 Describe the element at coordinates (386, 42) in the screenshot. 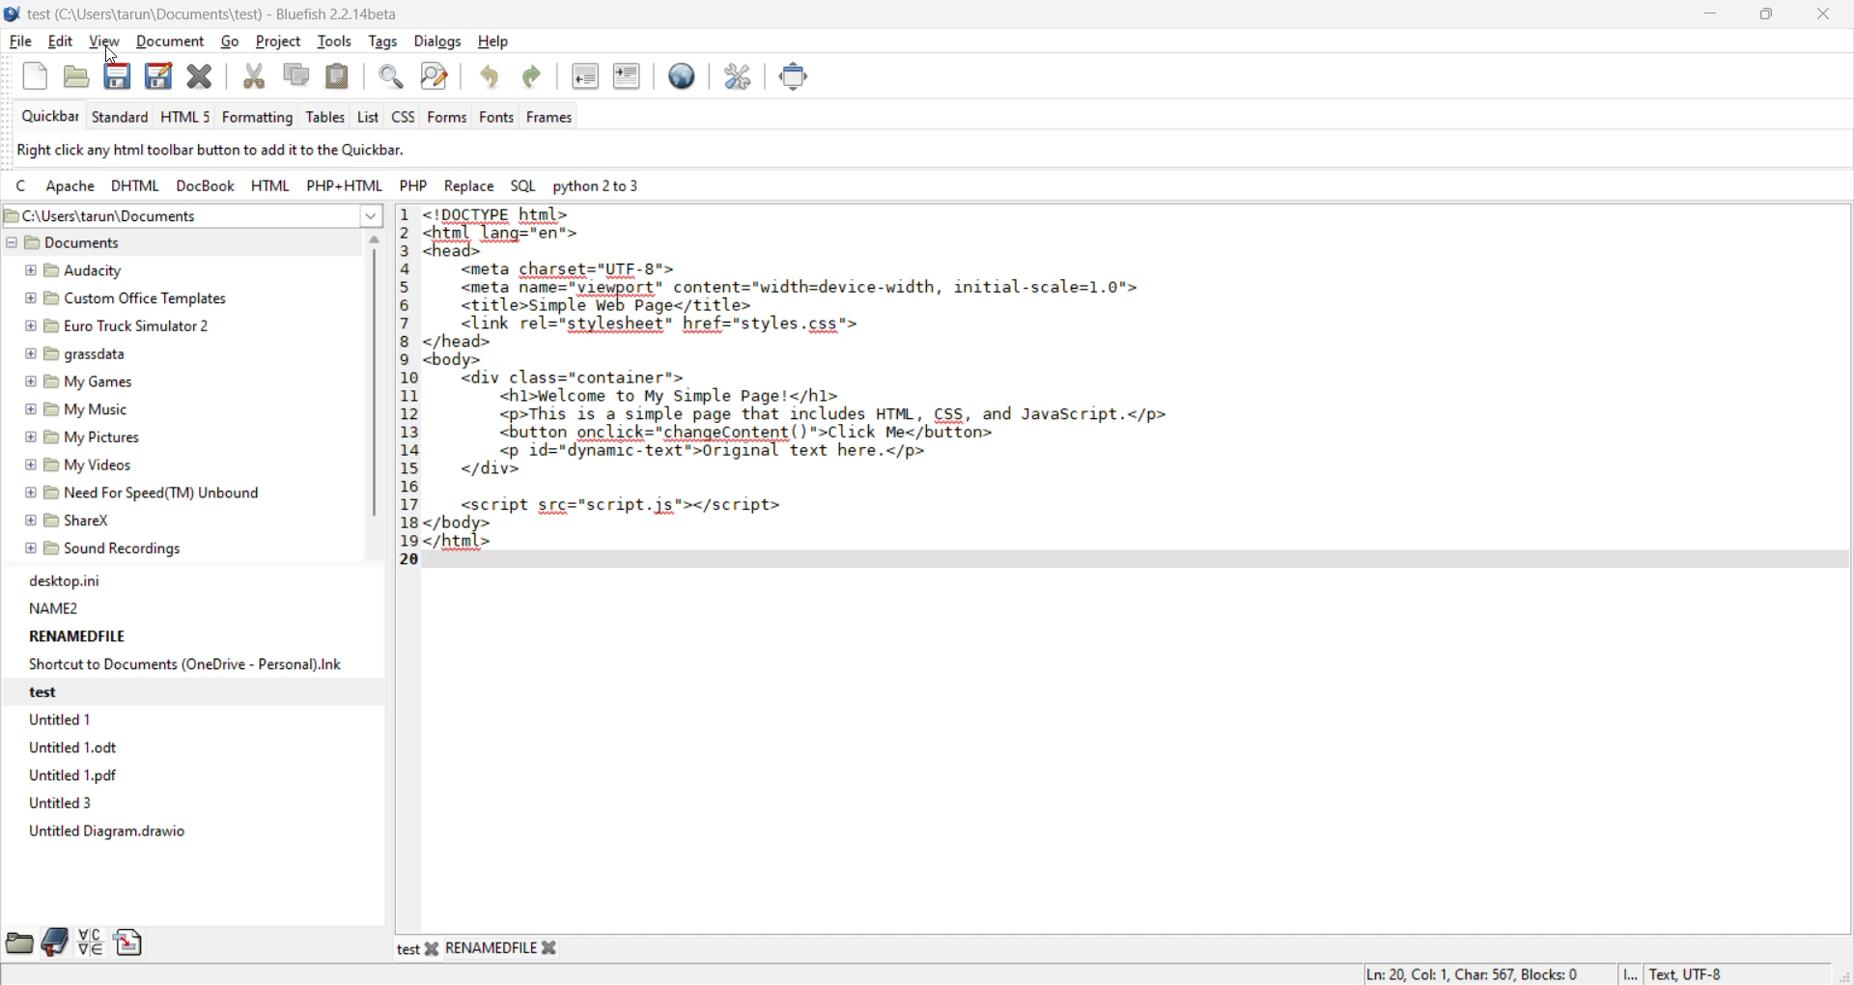

I see `tags` at that location.